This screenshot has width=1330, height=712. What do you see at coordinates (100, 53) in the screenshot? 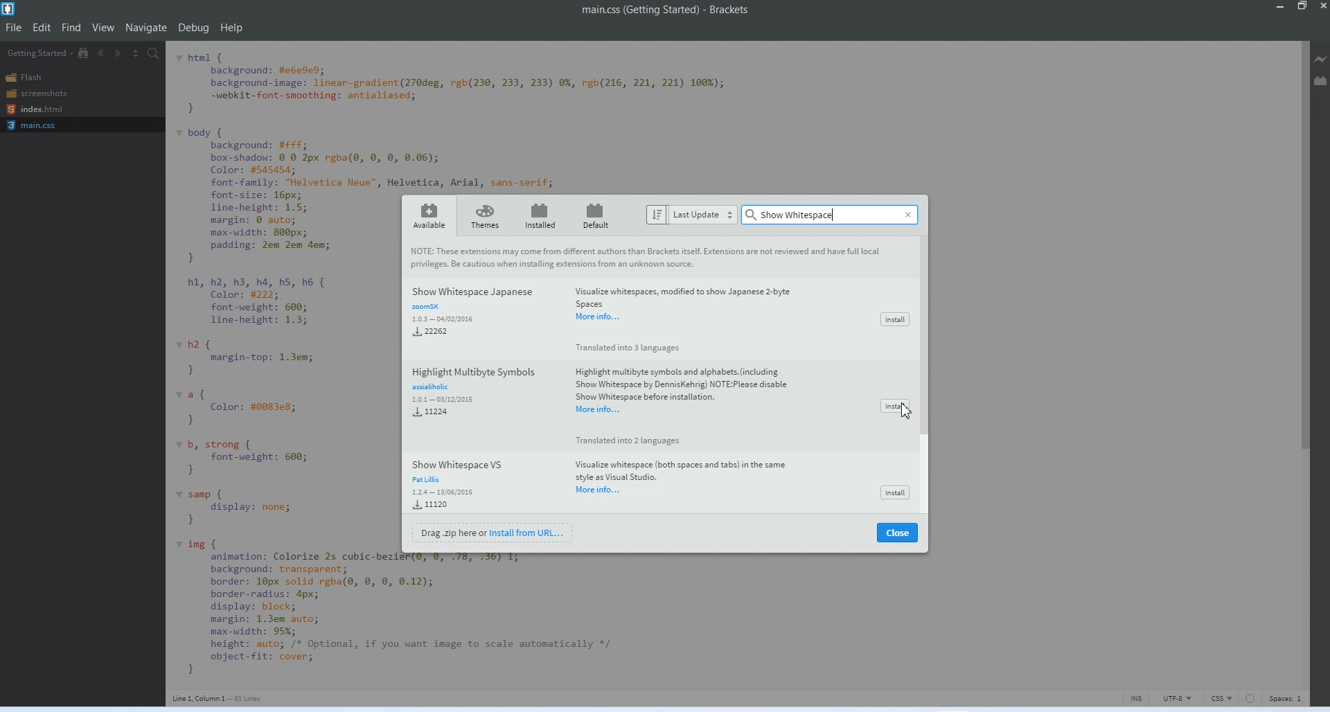
I see `Navigate Backwards ` at bounding box center [100, 53].